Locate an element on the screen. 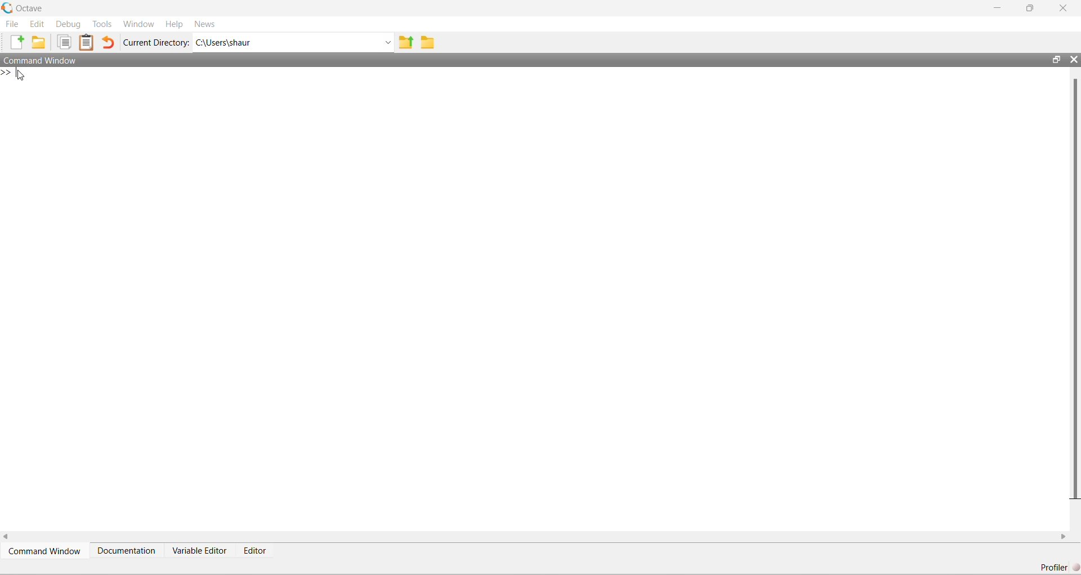 This screenshot has width=1081, height=575. cursor is located at coordinates (21, 75).